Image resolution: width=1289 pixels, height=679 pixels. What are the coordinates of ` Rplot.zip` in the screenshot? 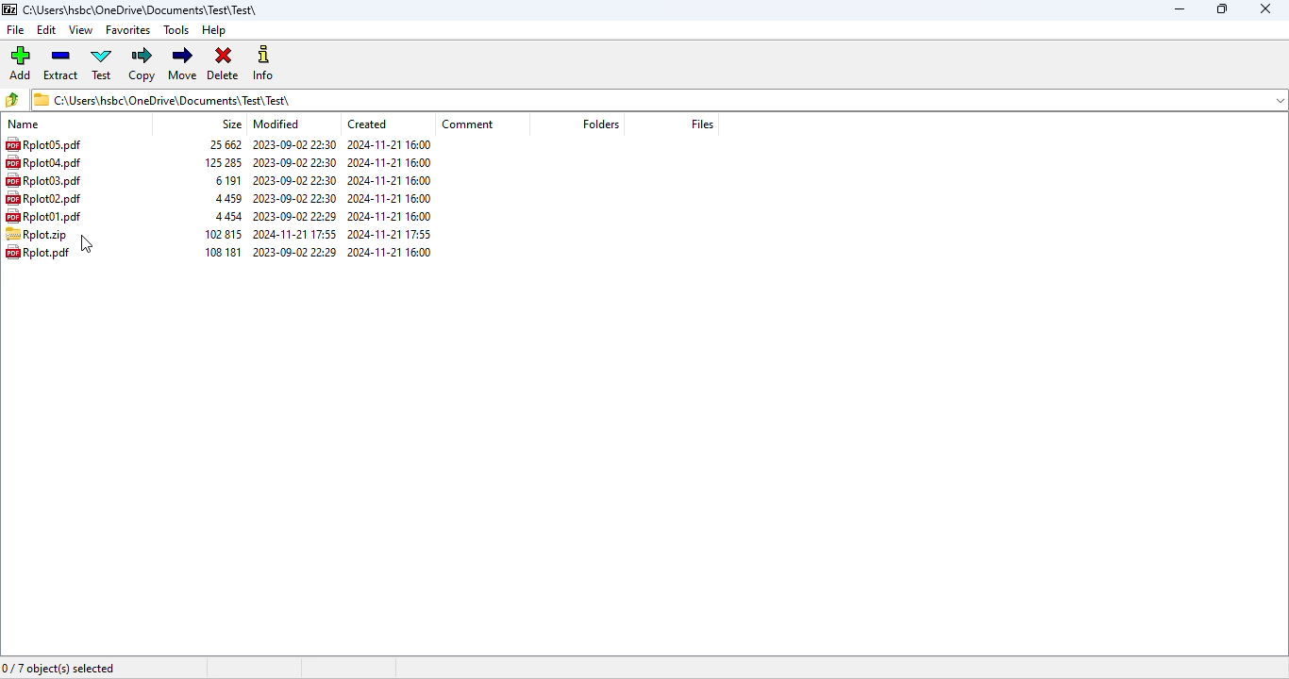 It's located at (36, 235).